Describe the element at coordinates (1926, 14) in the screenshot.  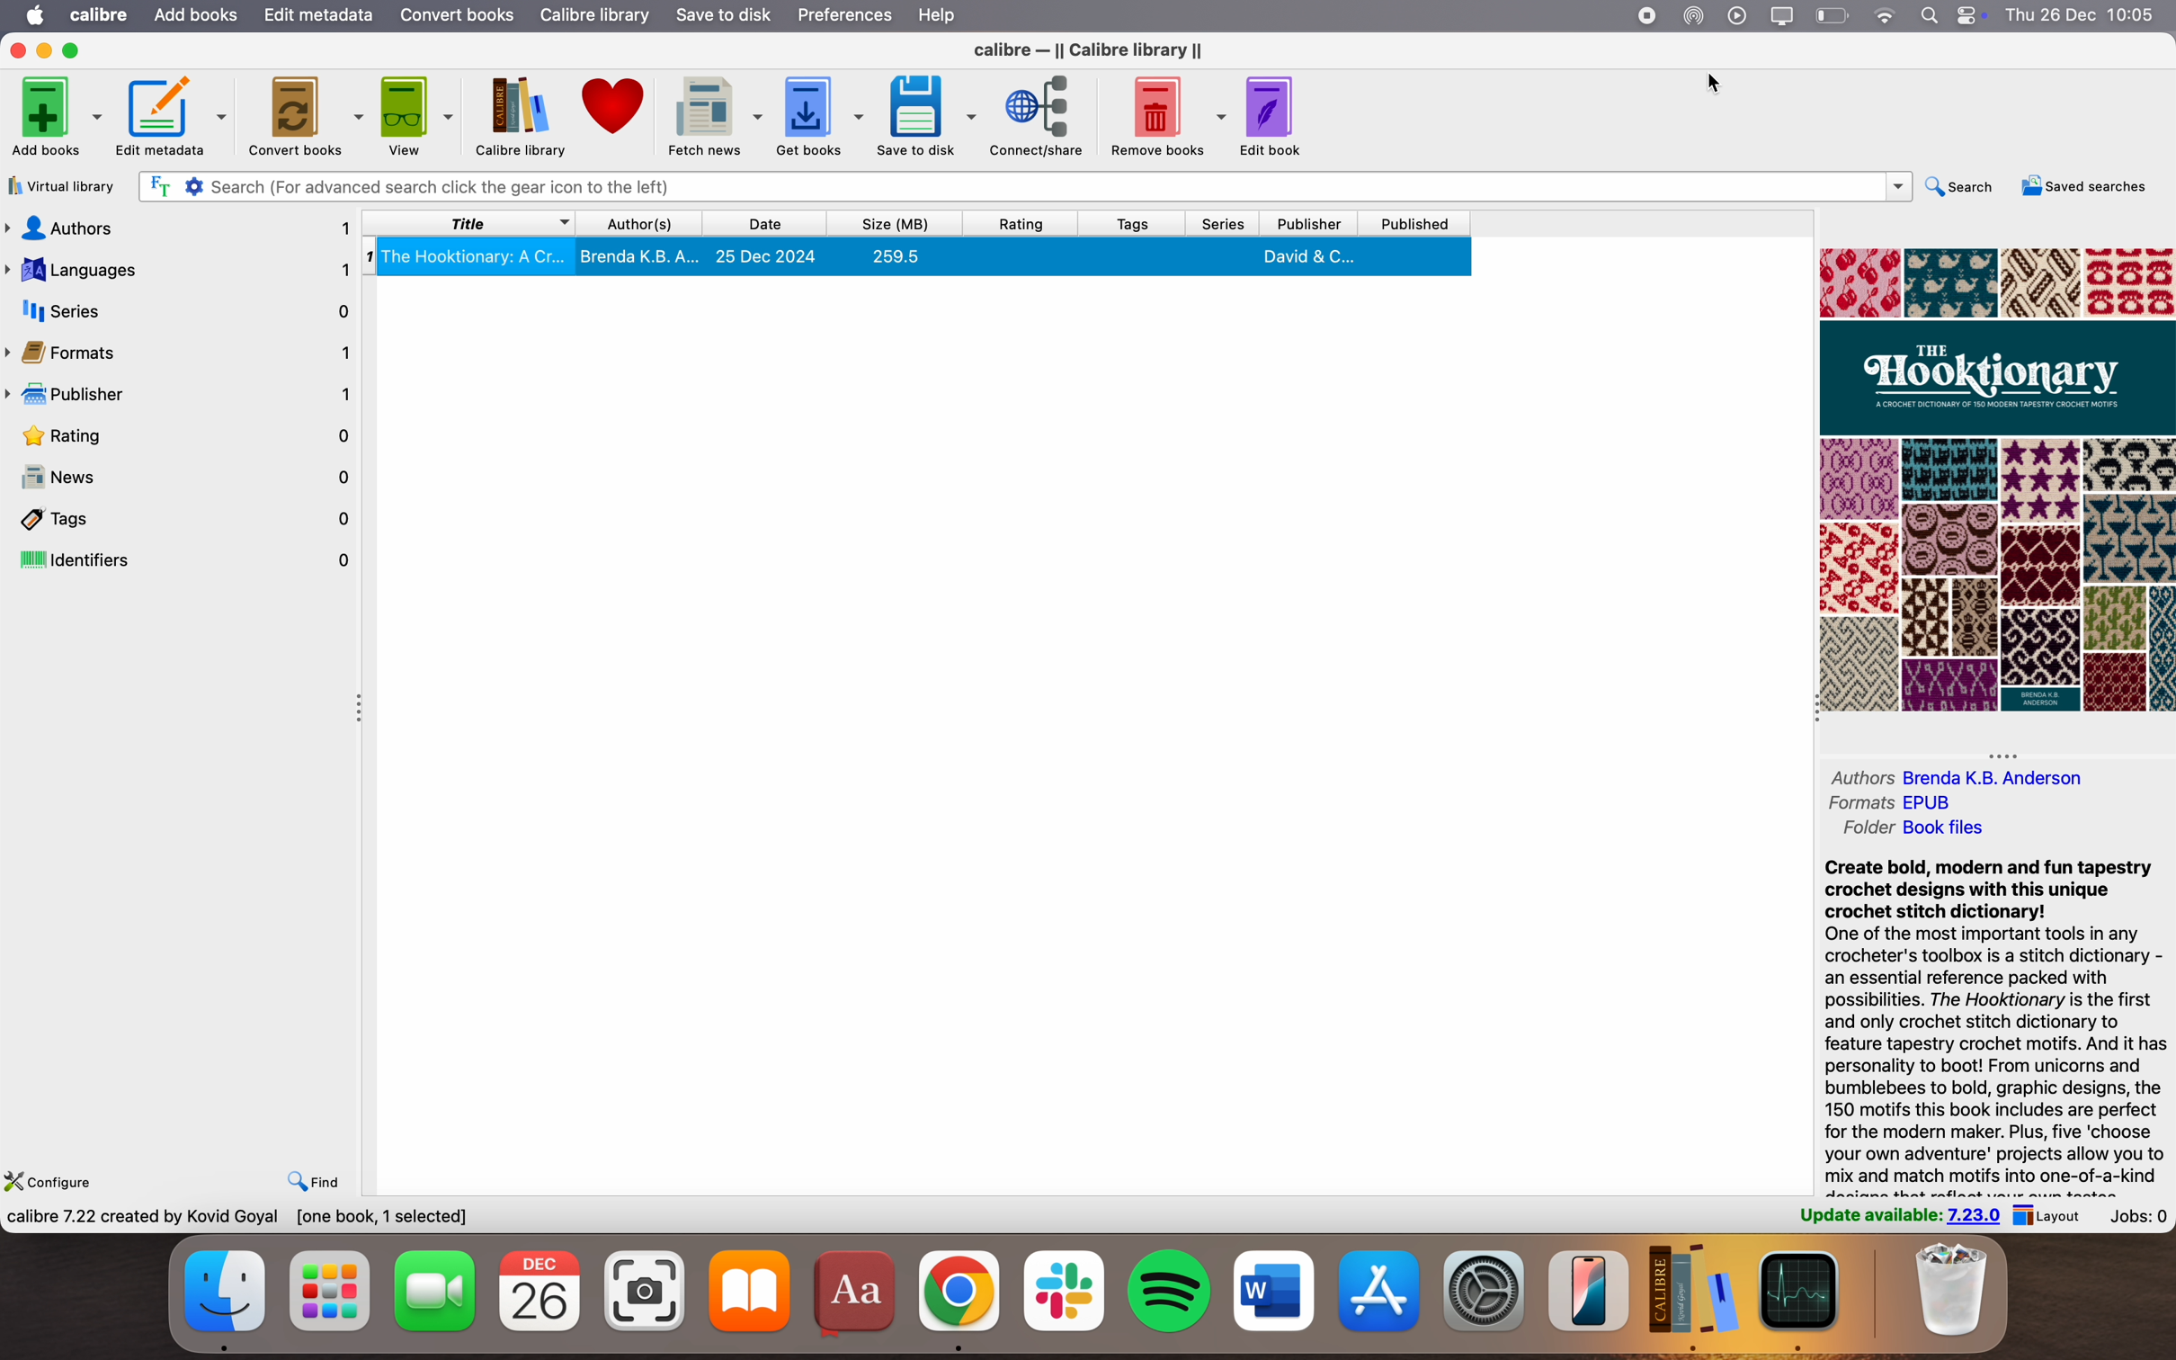
I see `spotlight search` at that location.